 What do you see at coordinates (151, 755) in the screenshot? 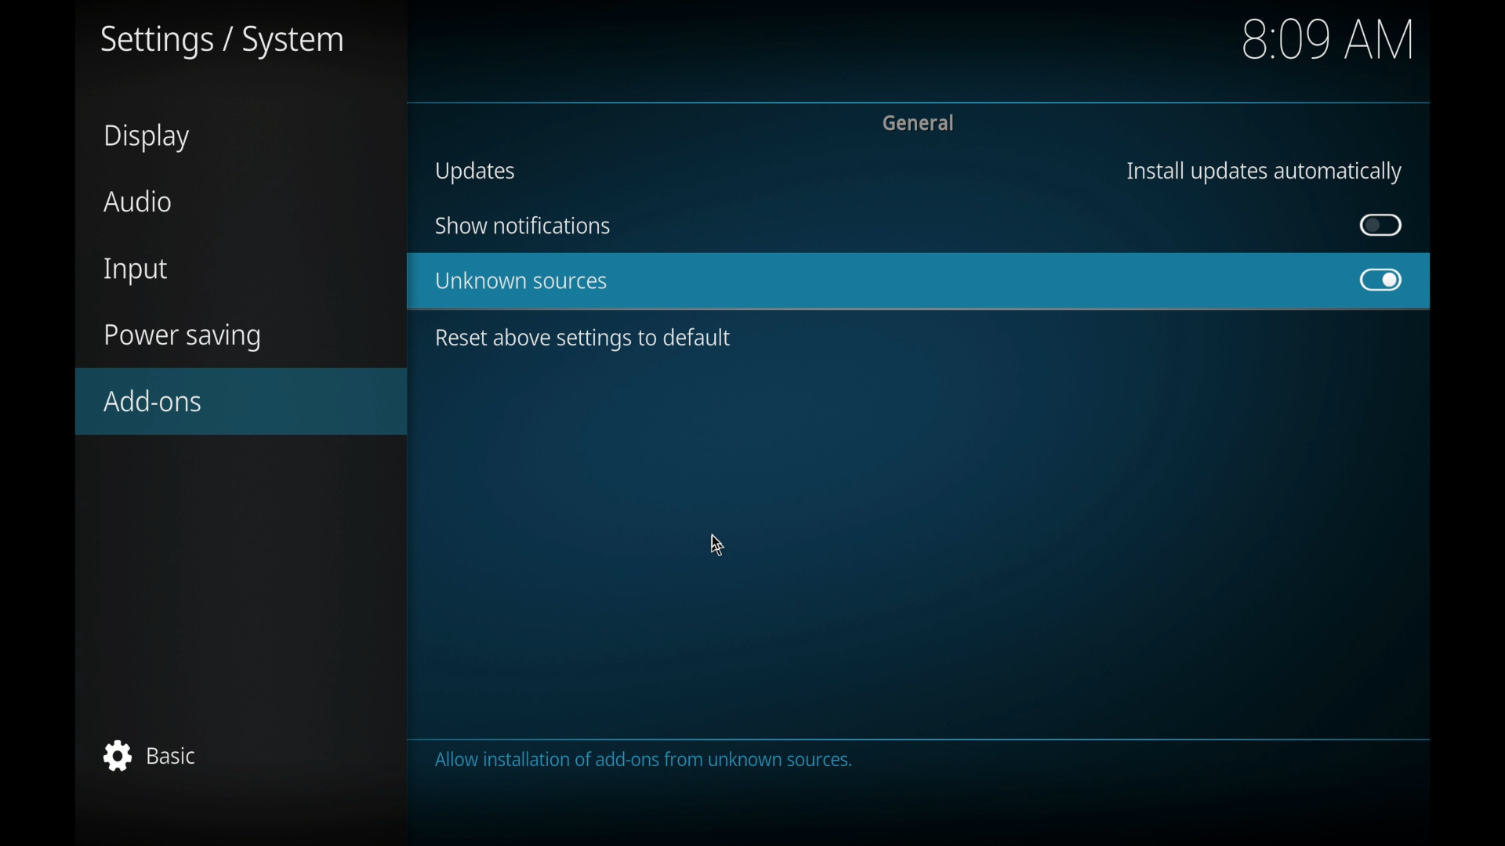
I see `basic` at bounding box center [151, 755].